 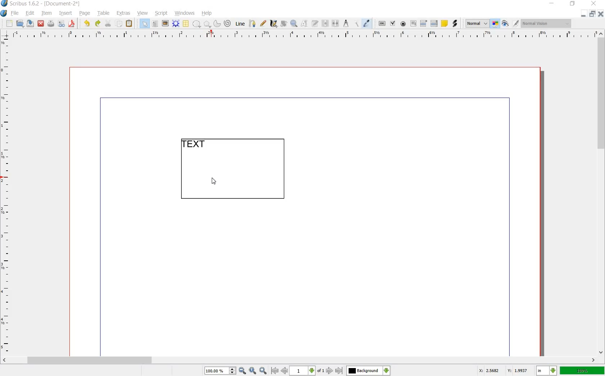 I want to click on edit text with story editor, so click(x=314, y=23).